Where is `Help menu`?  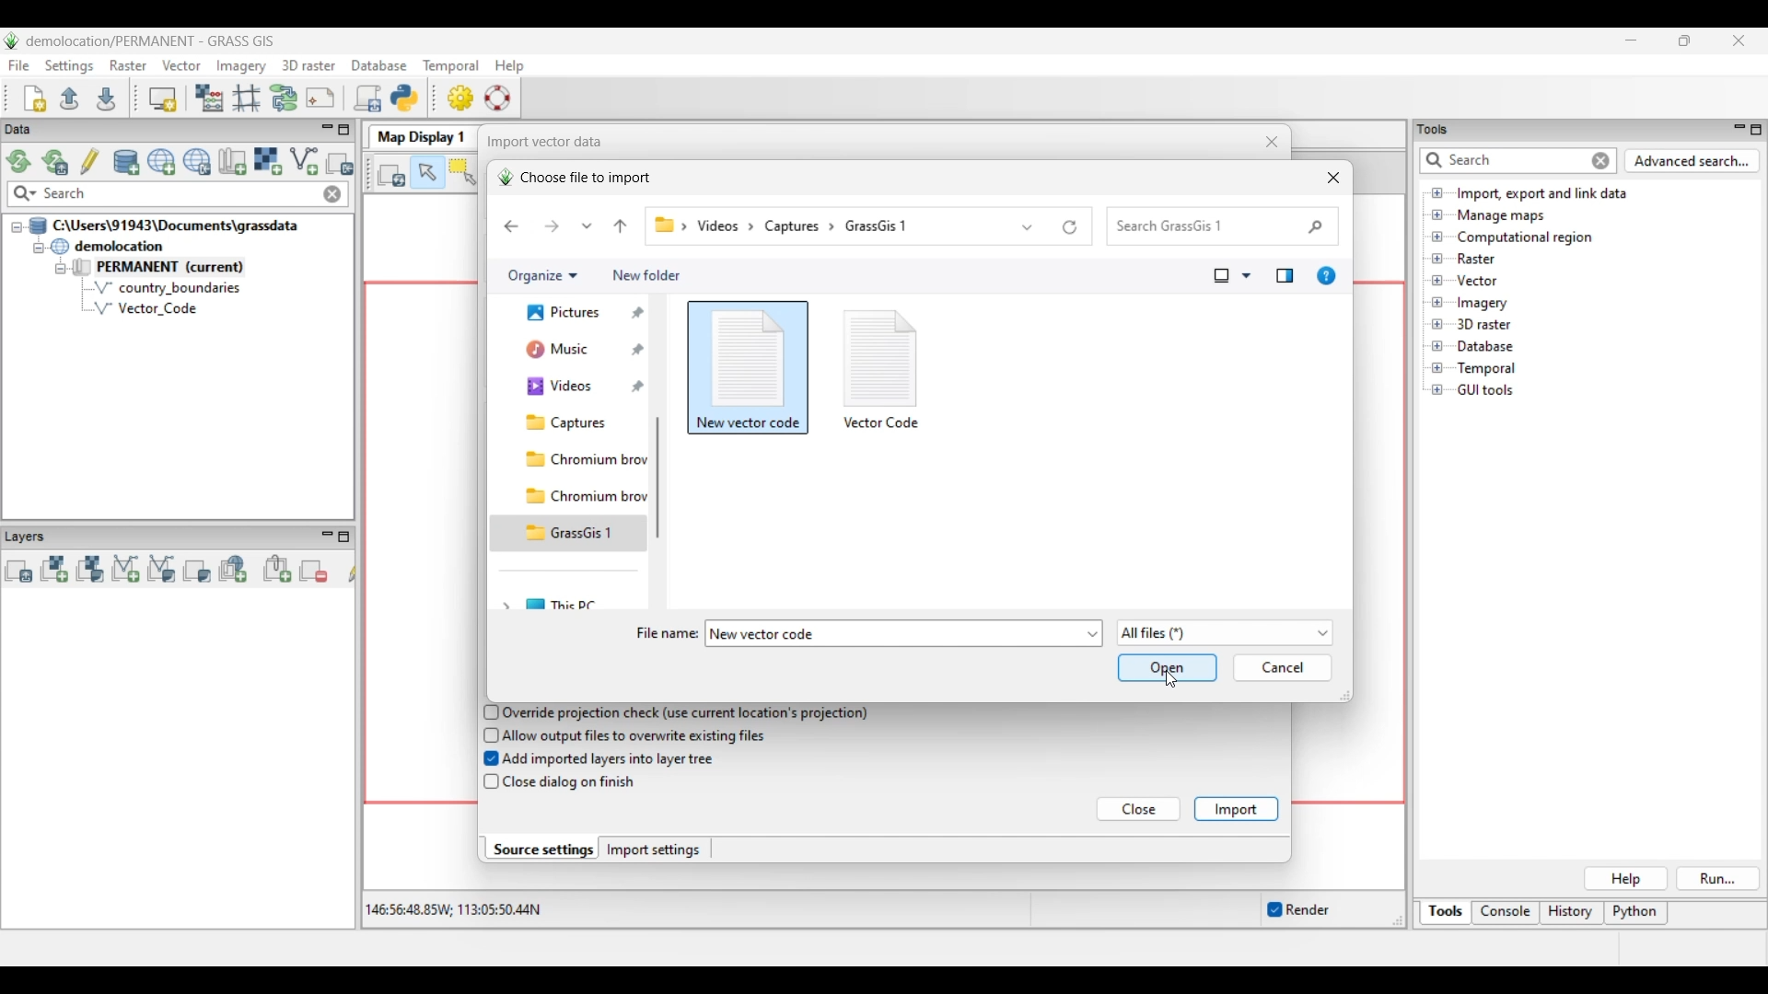
Help menu is located at coordinates (509, 65).